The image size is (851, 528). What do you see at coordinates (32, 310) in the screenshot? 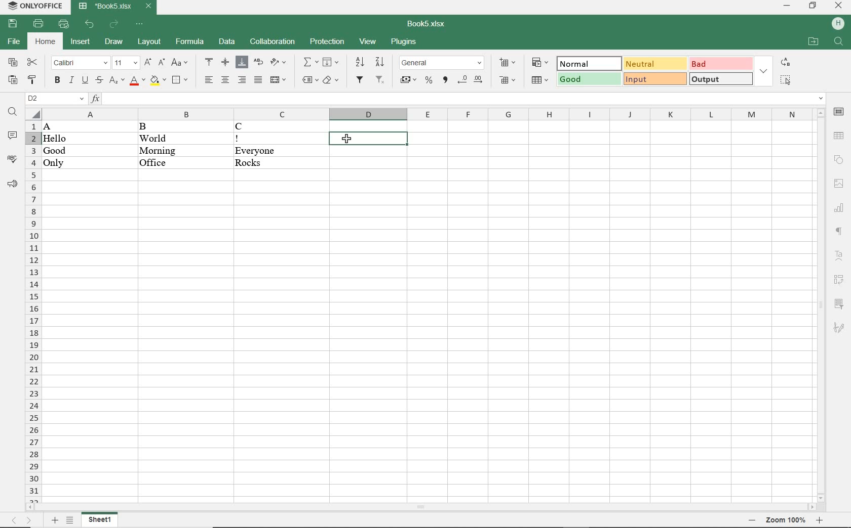
I see `ROWS` at bounding box center [32, 310].